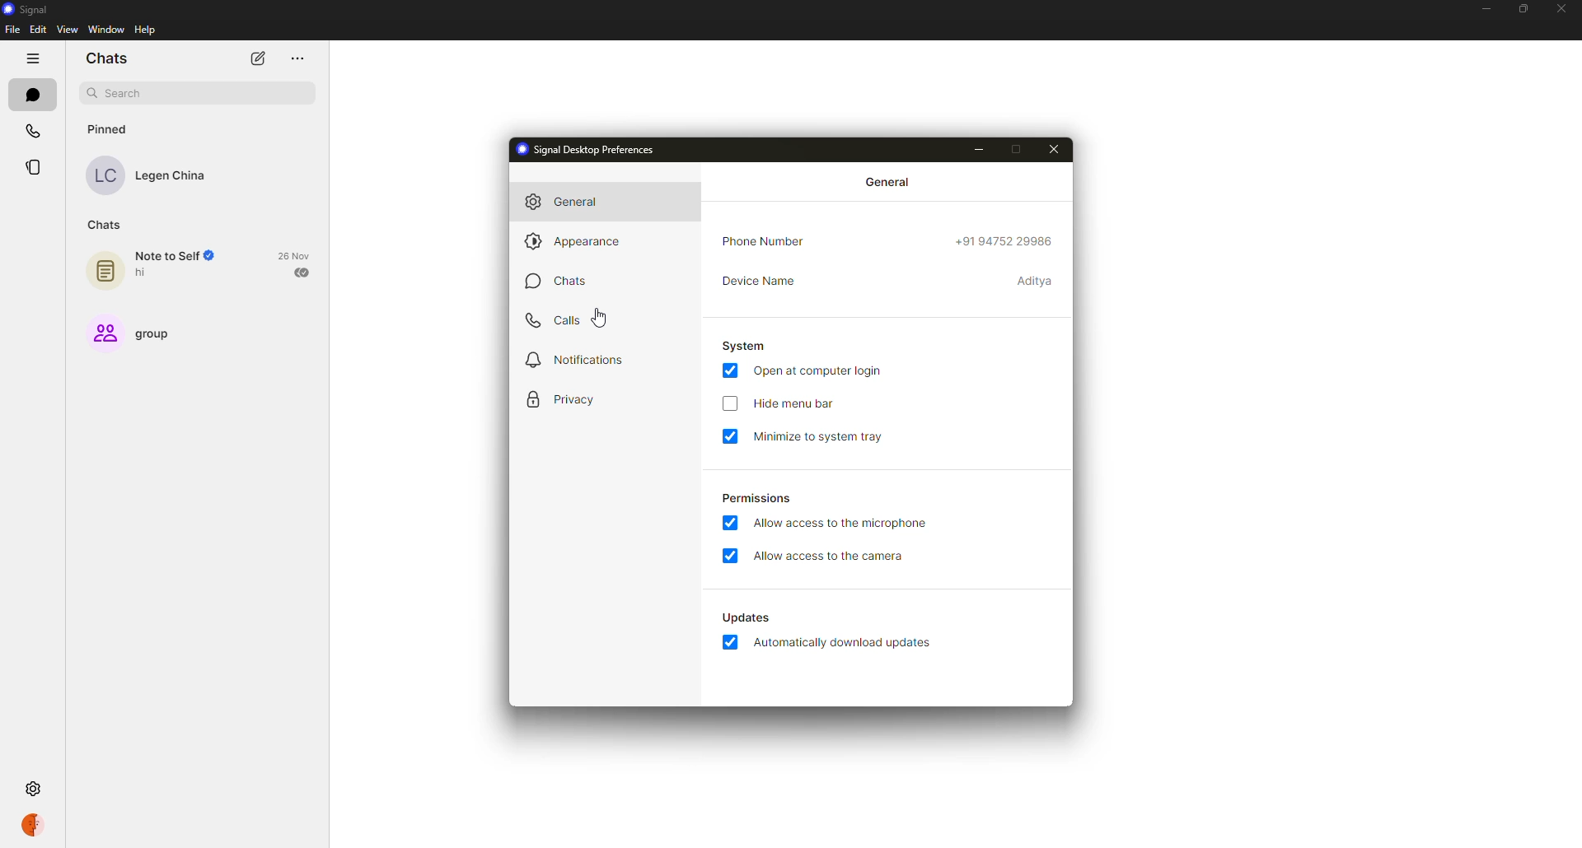 The height and width of the screenshot is (848, 1582). I want to click on system, so click(747, 347).